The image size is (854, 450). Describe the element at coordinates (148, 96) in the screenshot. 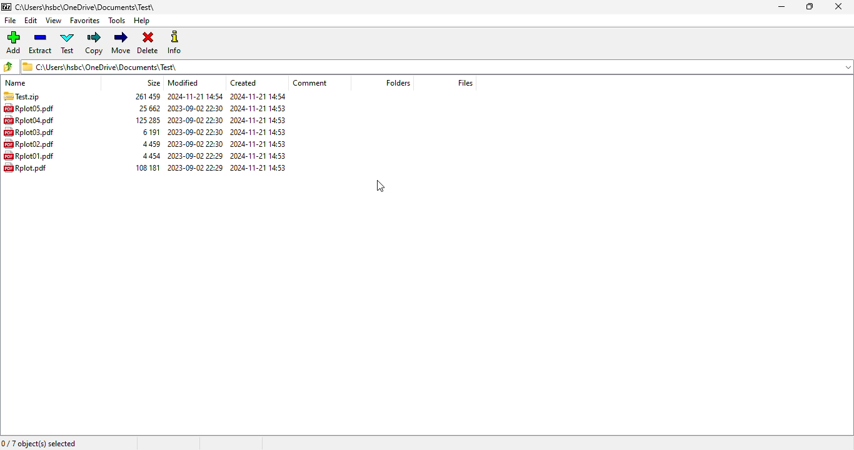

I see `size` at that location.